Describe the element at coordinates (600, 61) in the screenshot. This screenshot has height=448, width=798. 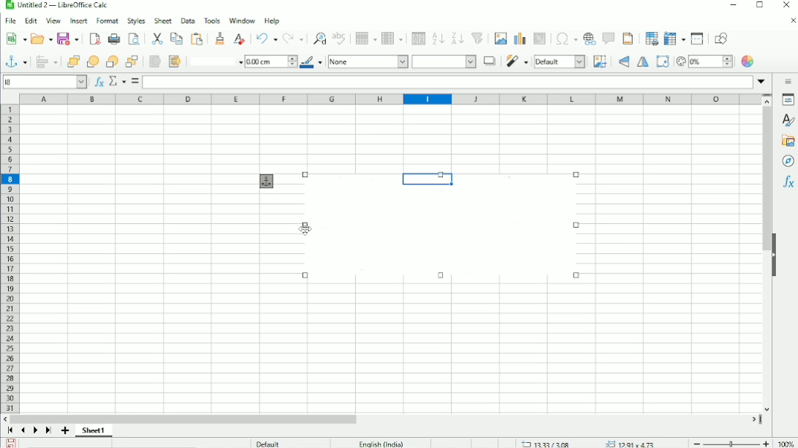
I see `Crop image` at that location.